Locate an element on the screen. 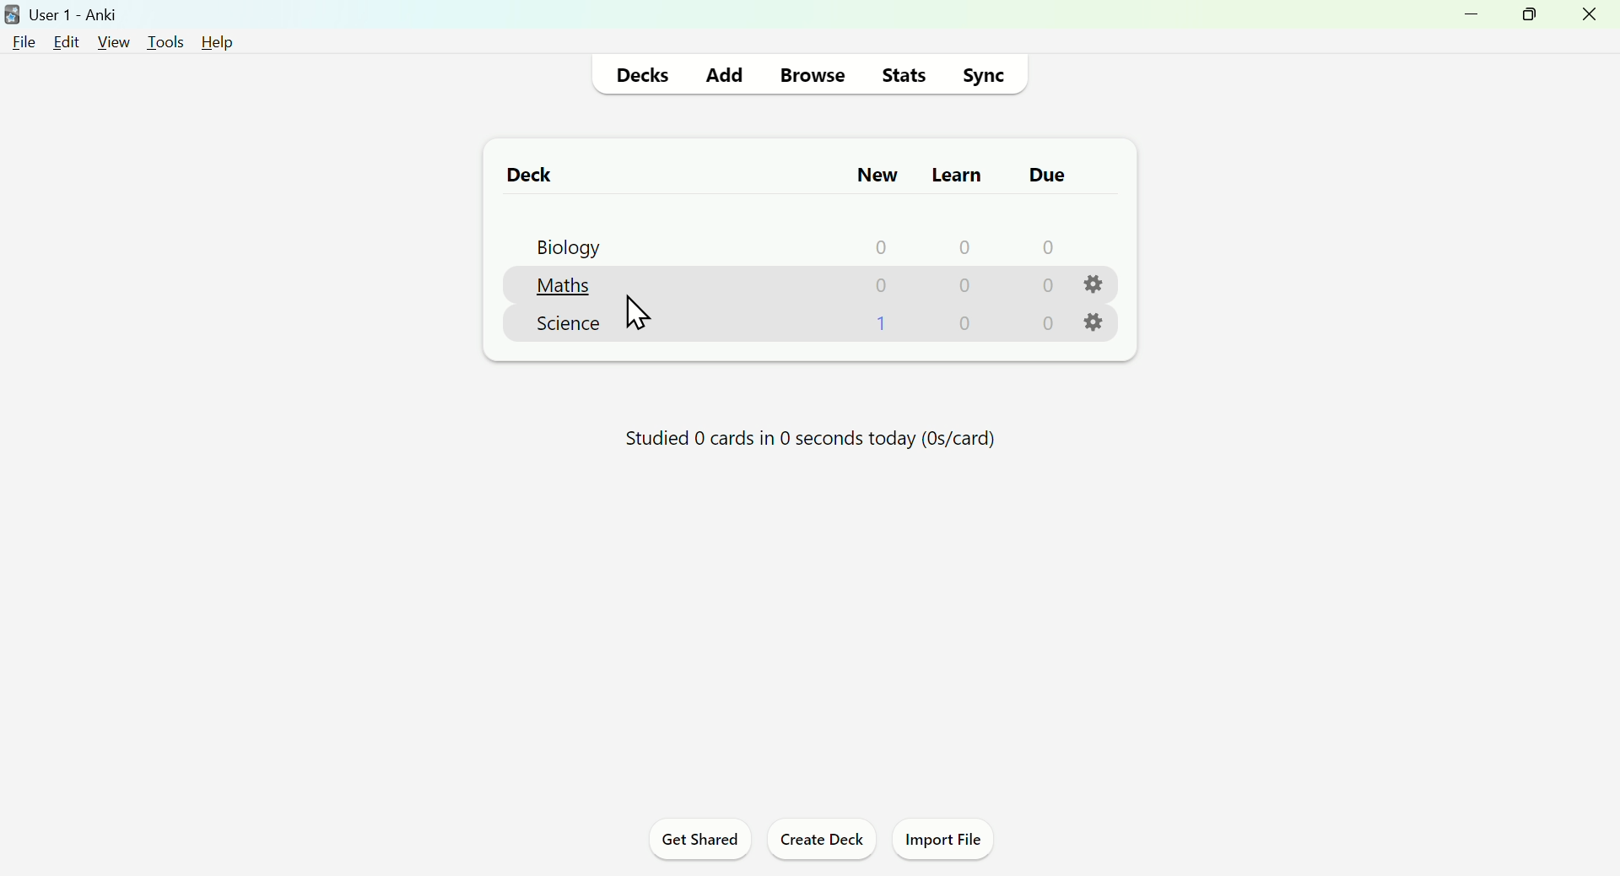 The height and width of the screenshot is (876, 1620). Science is located at coordinates (569, 323).